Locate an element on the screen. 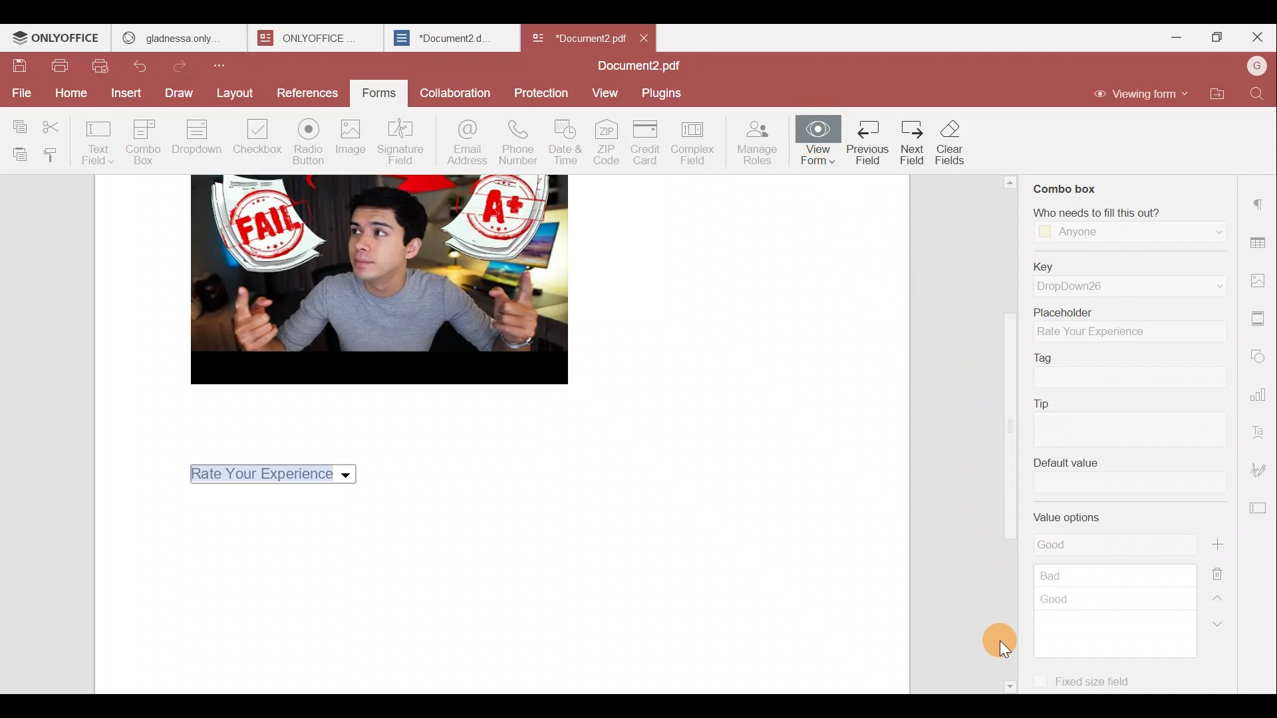 The height and width of the screenshot is (718, 1277). Minimize is located at coordinates (1166, 40).